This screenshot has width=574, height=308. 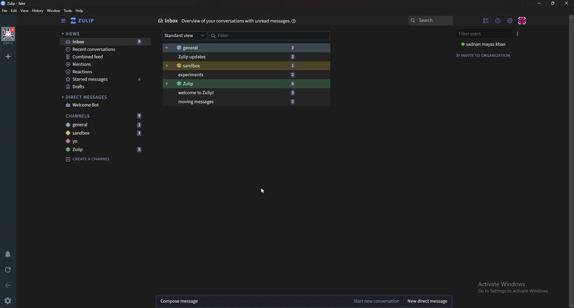 What do you see at coordinates (185, 36) in the screenshot?
I see `Standard view` at bounding box center [185, 36].